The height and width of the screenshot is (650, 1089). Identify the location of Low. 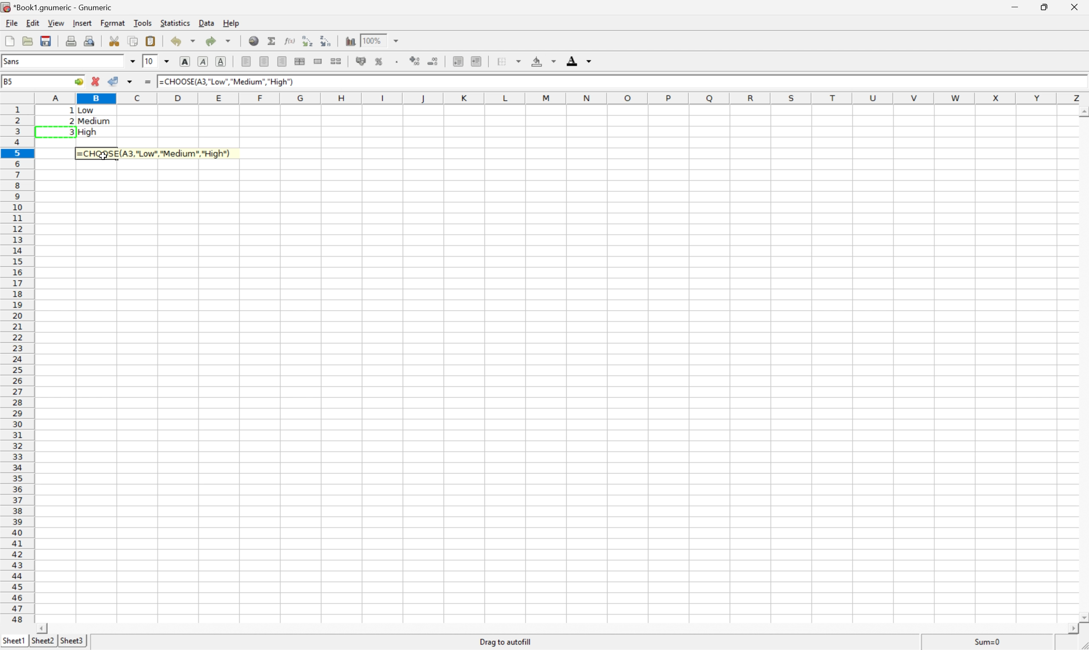
(91, 110).